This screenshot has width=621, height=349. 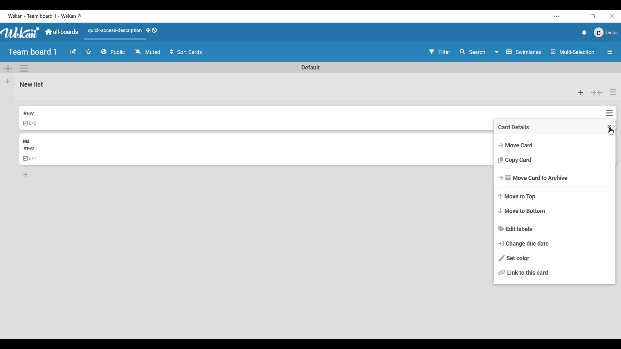 What do you see at coordinates (29, 149) in the screenshot?
I see `Linked card title` at bounding box center [29, 149].